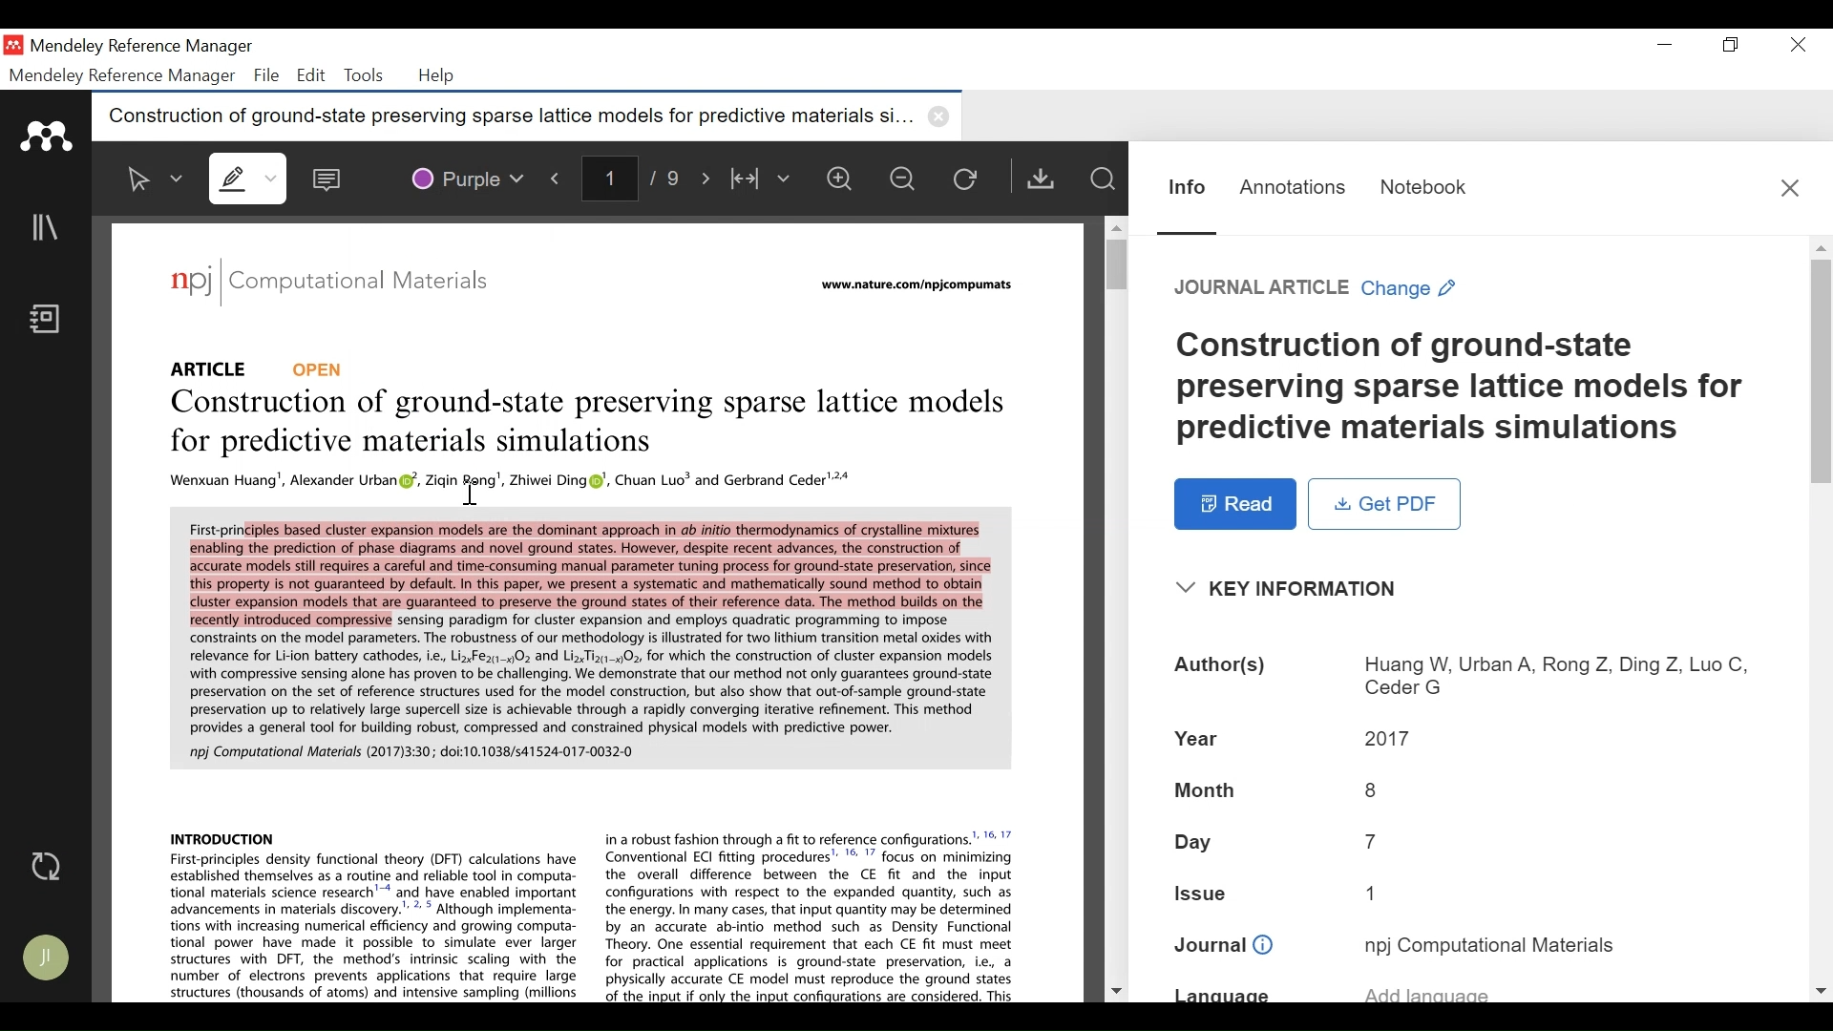 The image size is (1833, 1031). I want to click on 7, so click(1379, 843).